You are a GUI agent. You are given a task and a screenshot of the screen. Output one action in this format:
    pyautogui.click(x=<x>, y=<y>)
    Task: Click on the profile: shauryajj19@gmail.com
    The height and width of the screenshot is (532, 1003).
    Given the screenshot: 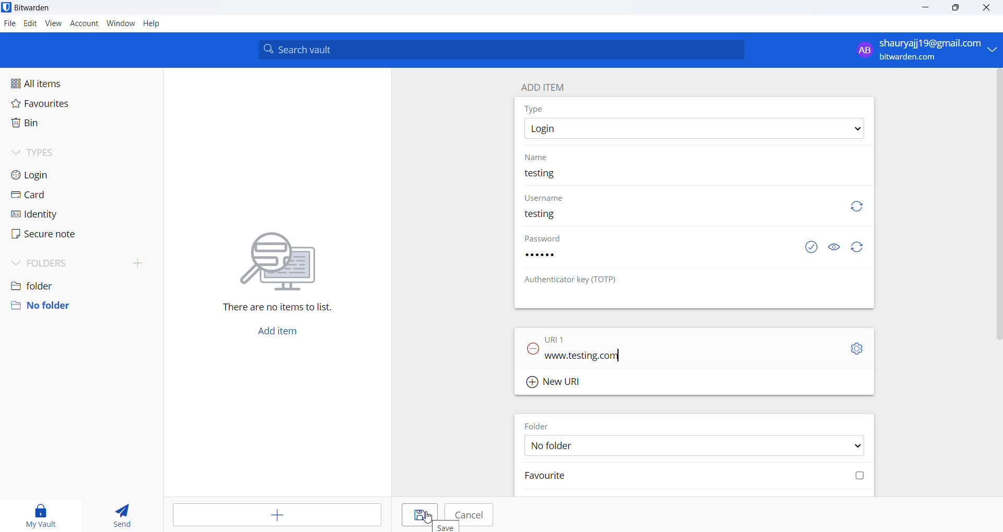 What is the action you would take?
    pyautogui.click(x=924, y=50)
    